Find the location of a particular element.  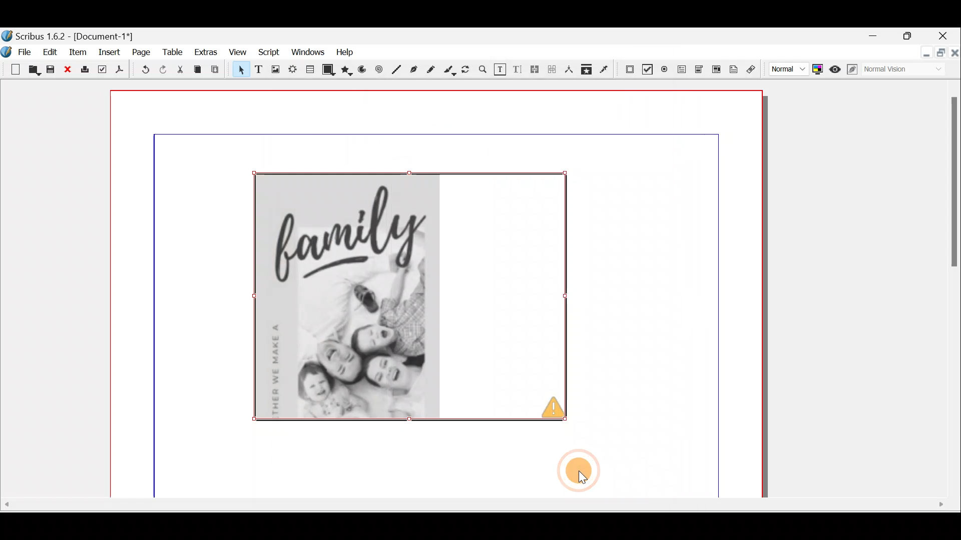

maximise is located at coordinates (939, 54).